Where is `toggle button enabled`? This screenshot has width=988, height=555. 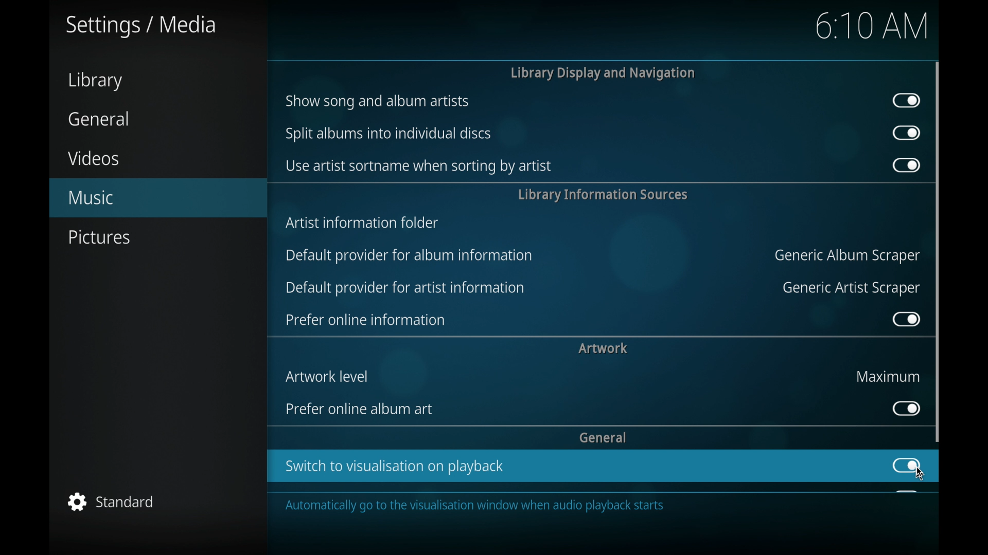 toggle button enabled is located at coordinates (906, 466).